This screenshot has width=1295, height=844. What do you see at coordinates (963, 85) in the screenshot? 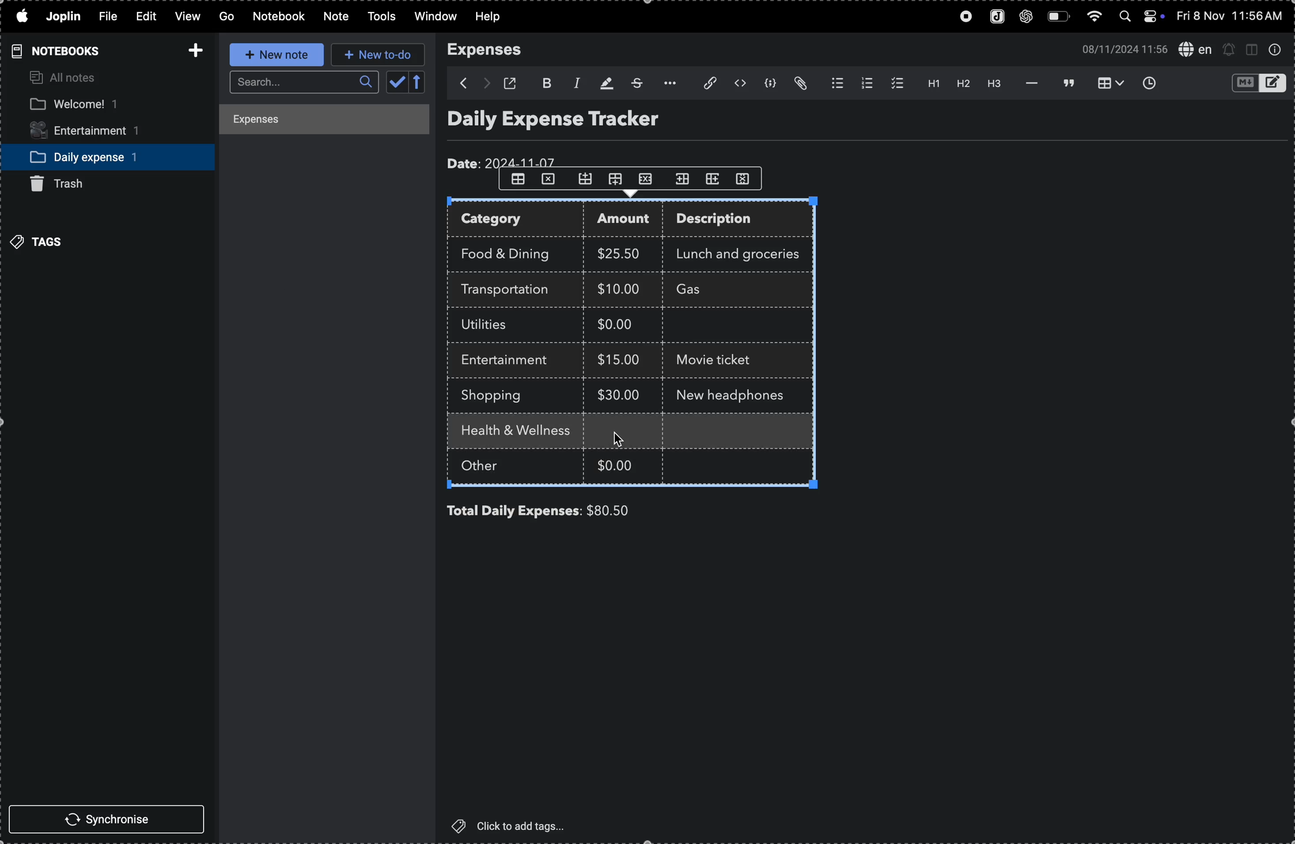
I see `heading 2` at bounding box center [963, 85].